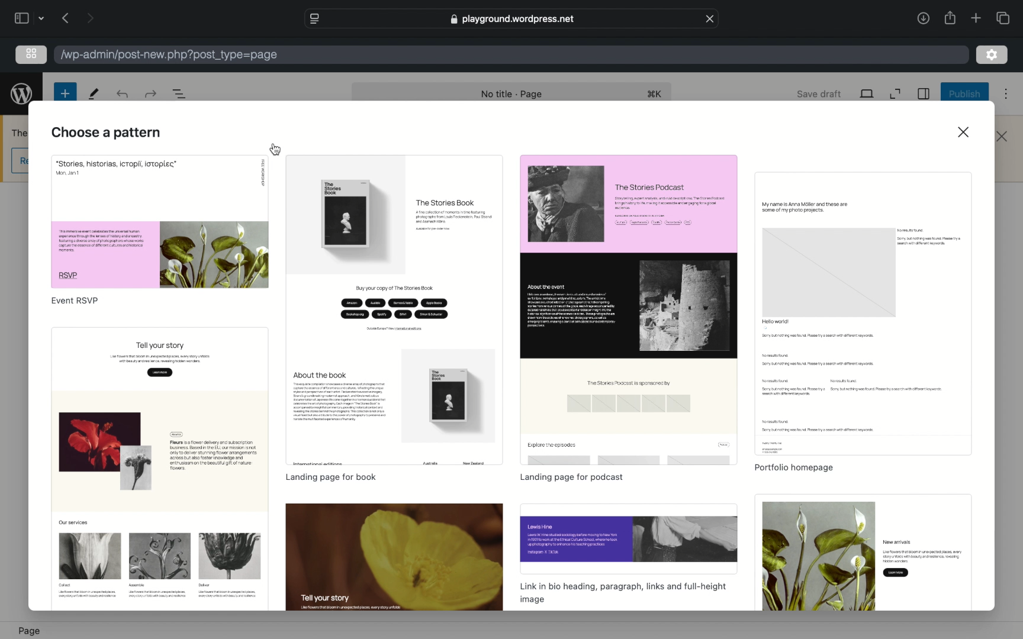  Describe the element at coordinates (74, 300) in the screenshot. I see `event rsvp` at that location.